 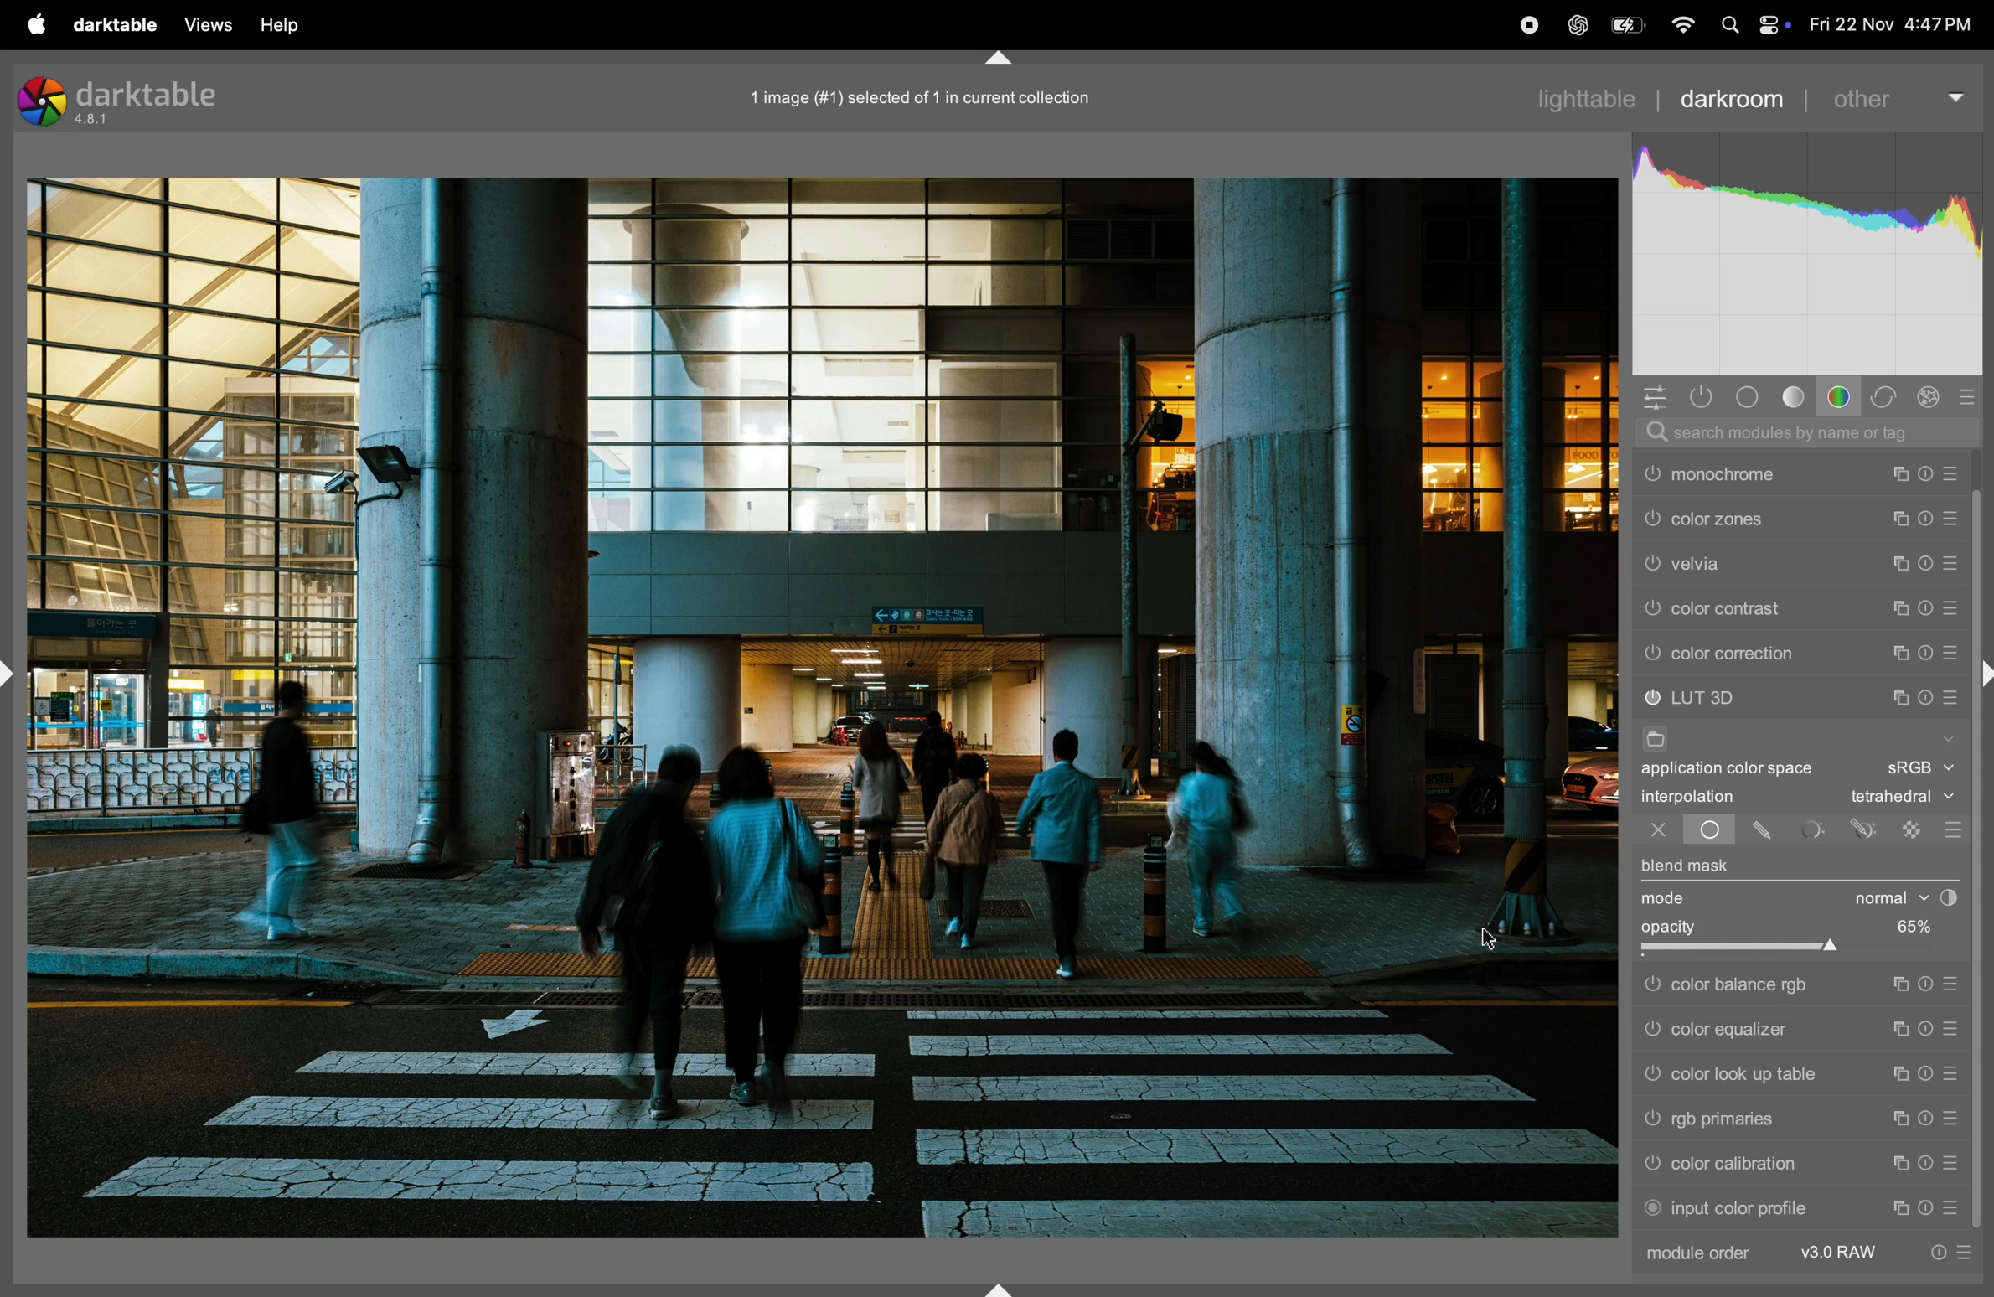 What do you see at coordinates (1957, 1250) in the screenshot?
I see `info` at bounding box center [1957, 1250].